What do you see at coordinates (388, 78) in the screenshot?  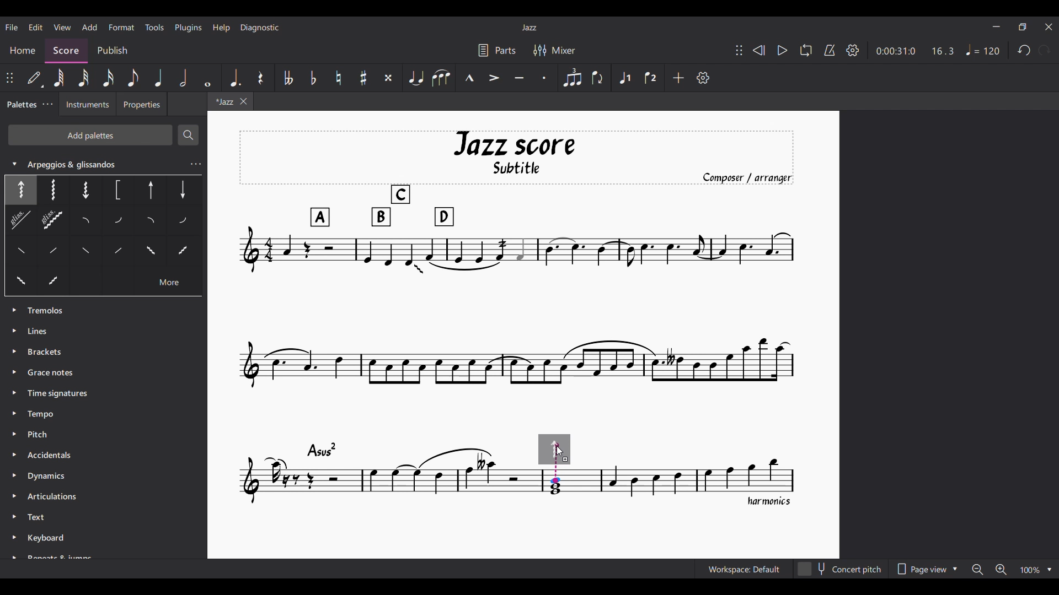 I see `Toggle double sharp` at bounding box center [388, 78].